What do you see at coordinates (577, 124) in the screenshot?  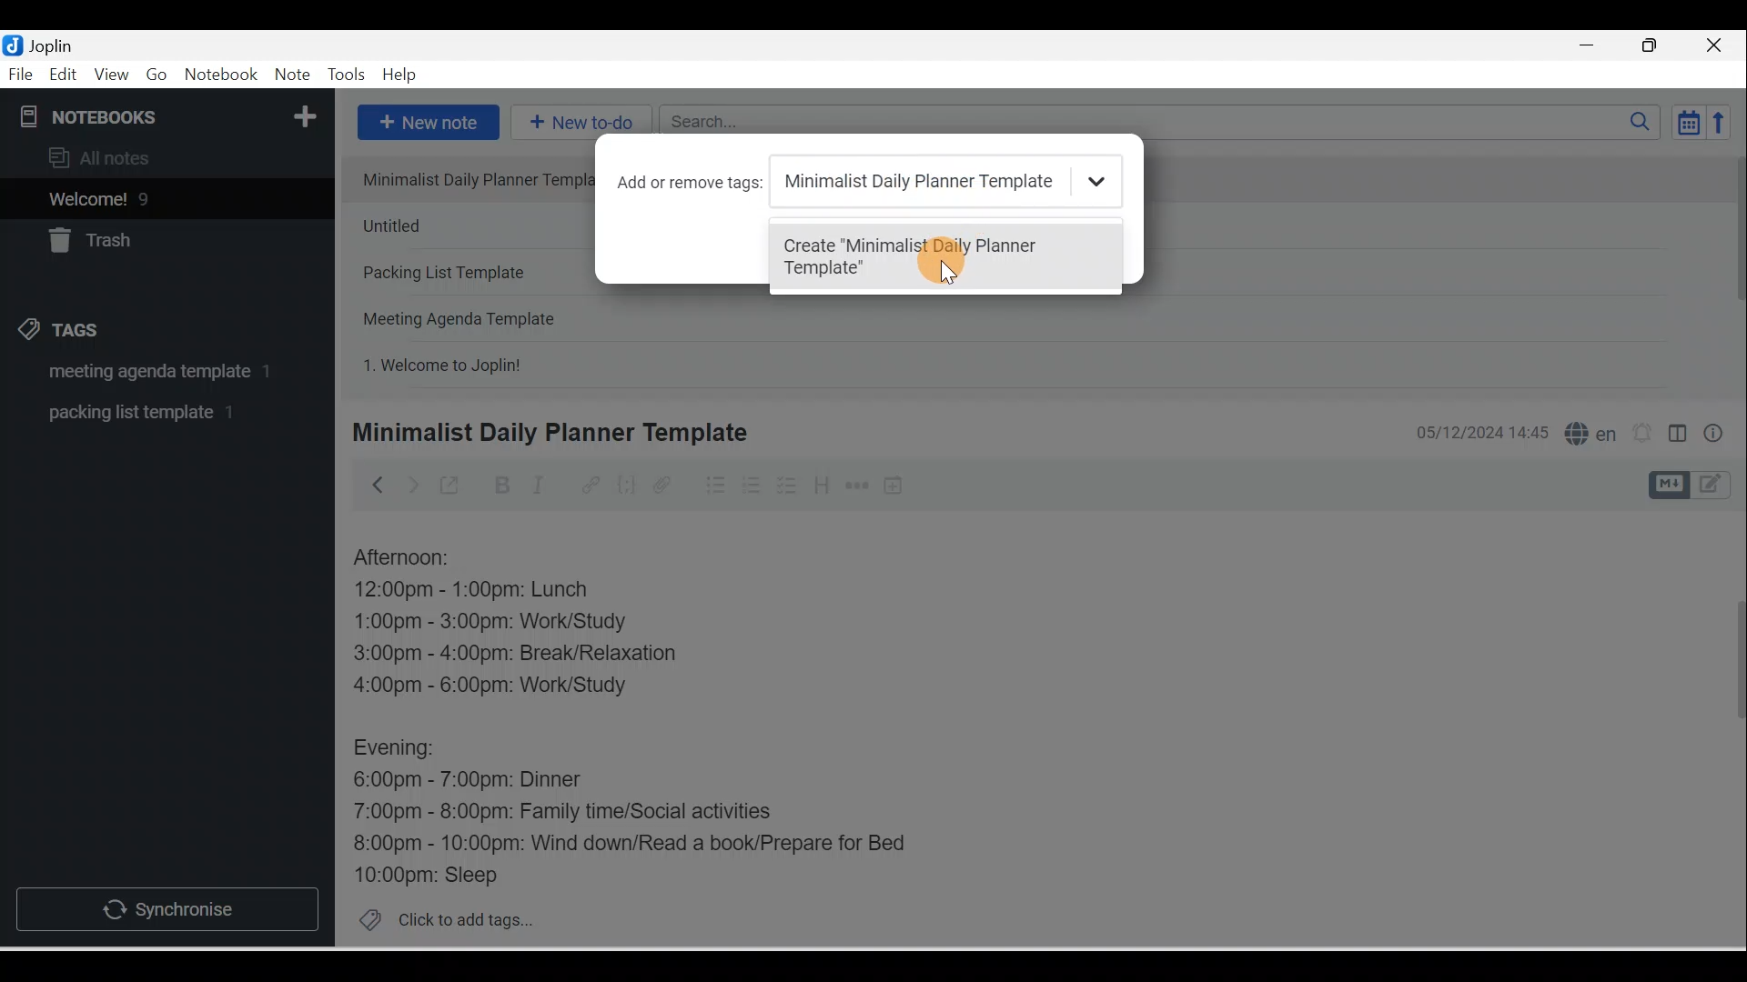 I see `New to-do` at bounding box center [577, 124].